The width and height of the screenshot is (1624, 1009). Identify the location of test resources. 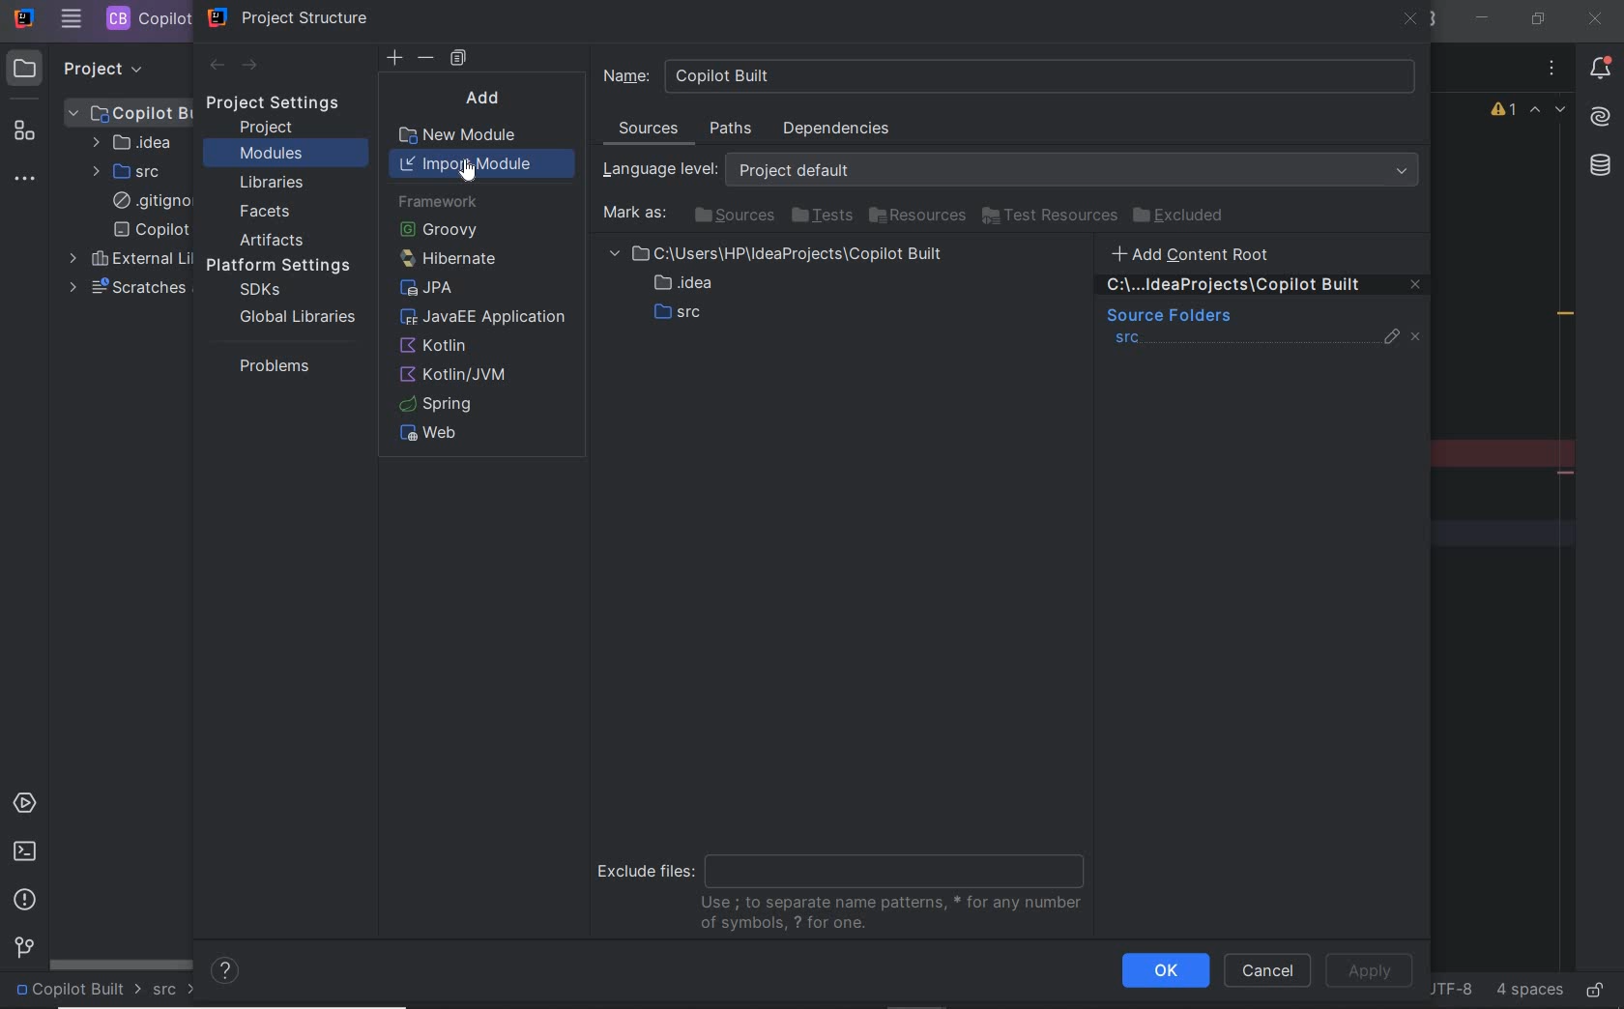
(1051, 216).